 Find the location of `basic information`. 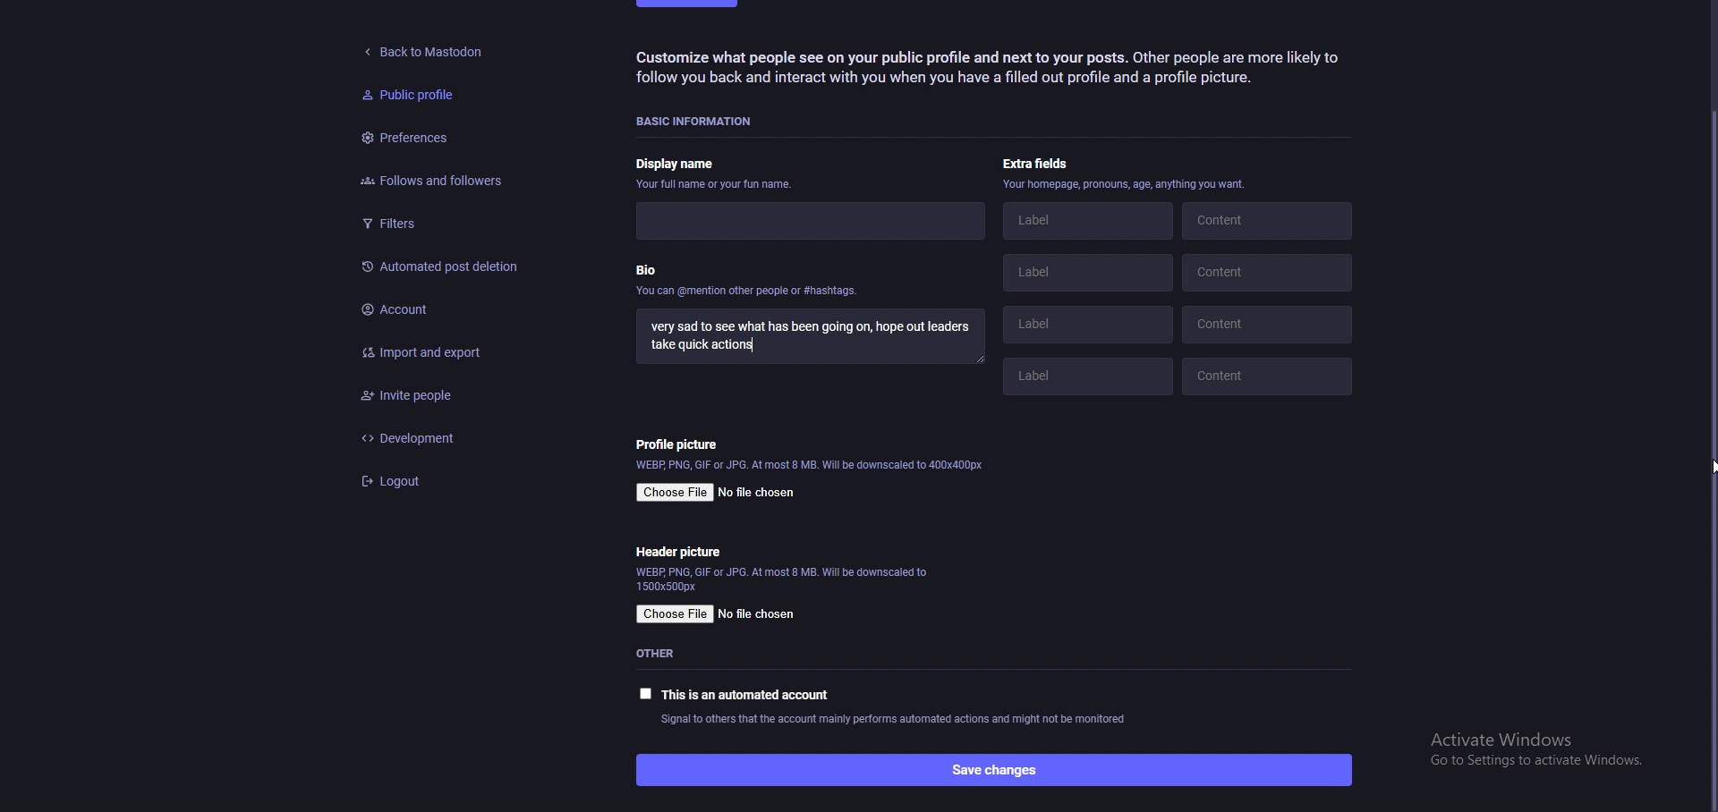

basic information is located at coordinates (702, 119).